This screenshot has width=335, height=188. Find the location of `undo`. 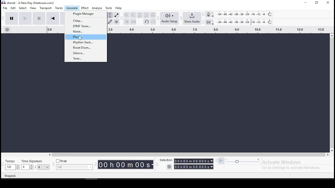

undo is located at coordinates (146, 22).